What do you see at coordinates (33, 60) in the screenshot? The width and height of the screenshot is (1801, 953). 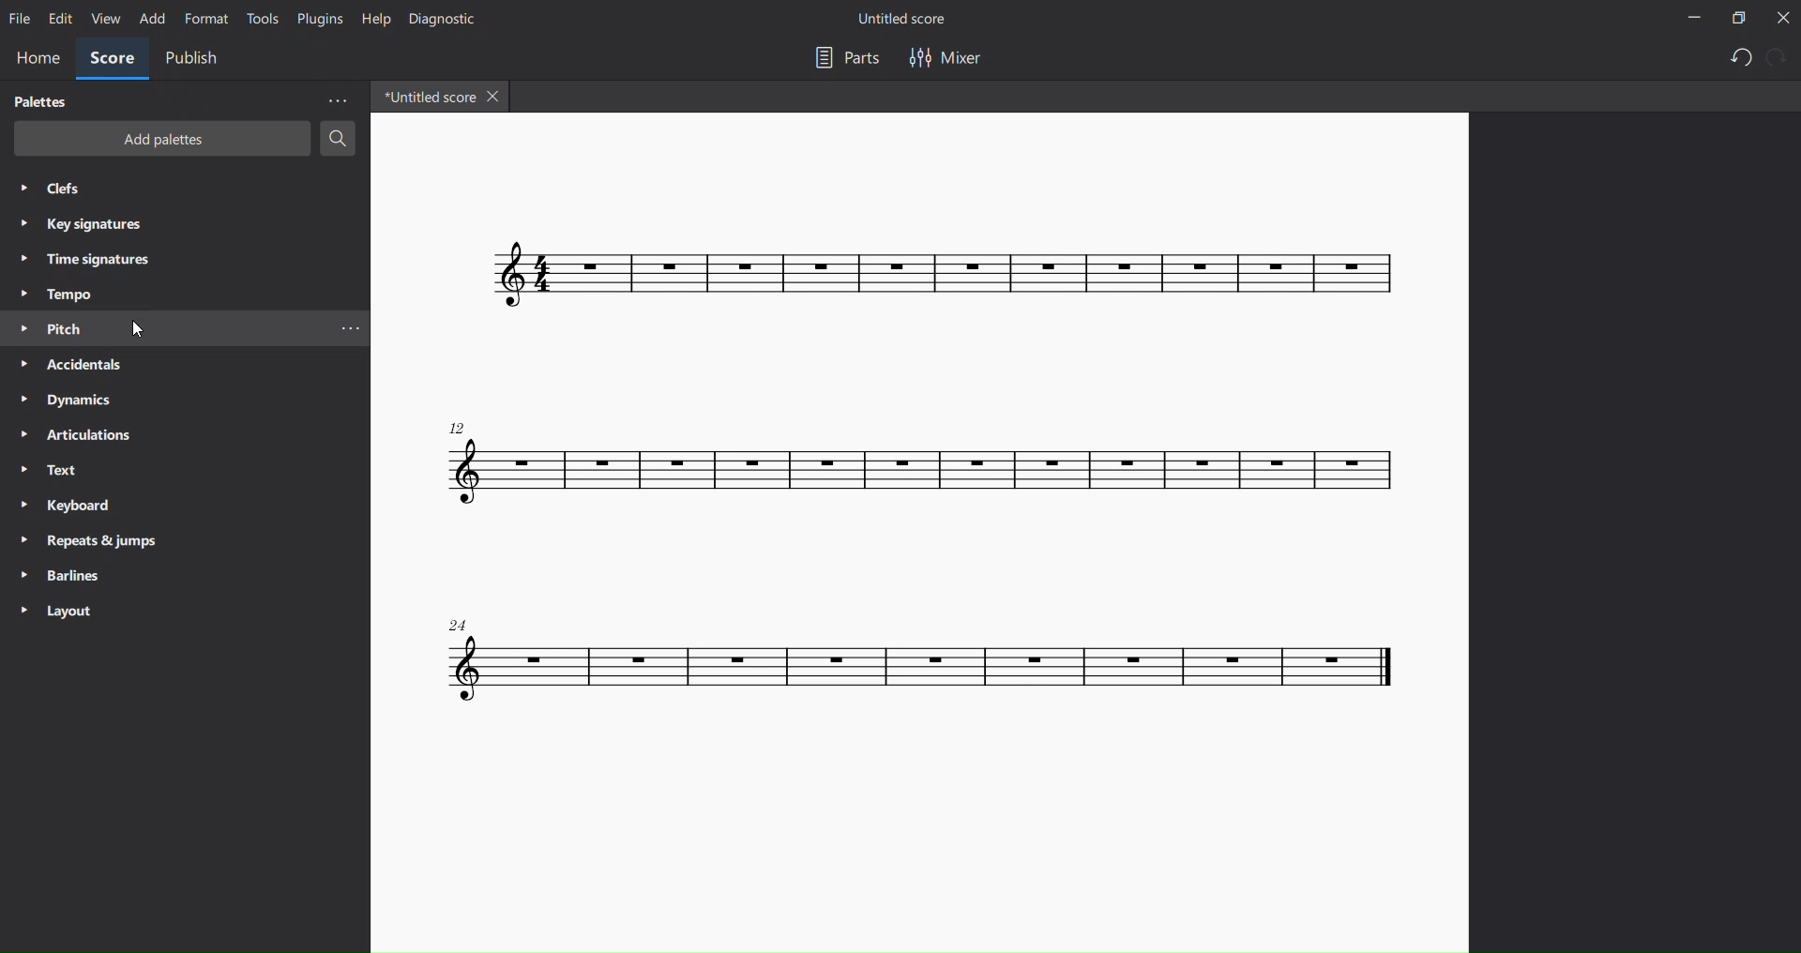 I see `home` at bounding box center [33, 60].